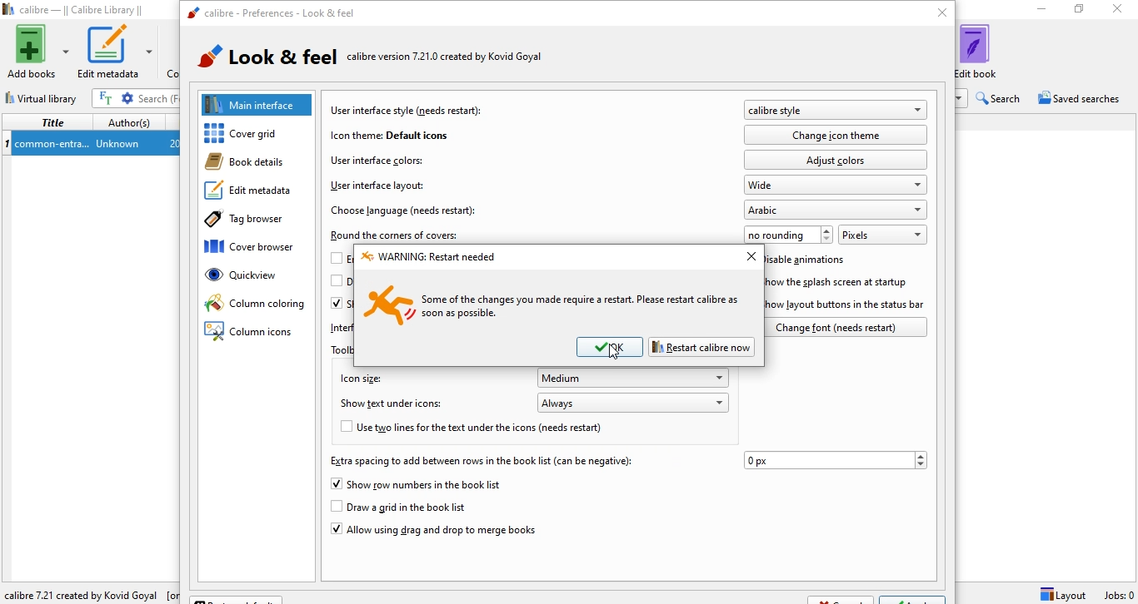 The width and height of the screenshot is (1138, 604). Describe the element at coordinates (339, 304) in the screenshot. I see `show tooltips in the book list` at that location.